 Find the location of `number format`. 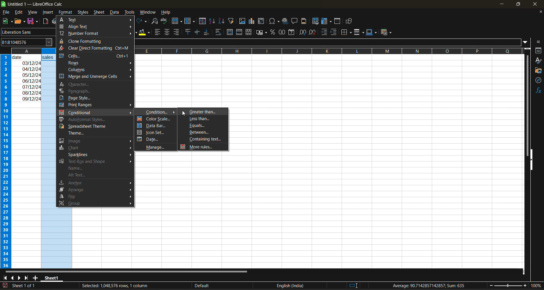

number format is located at coordinates (86, 33).